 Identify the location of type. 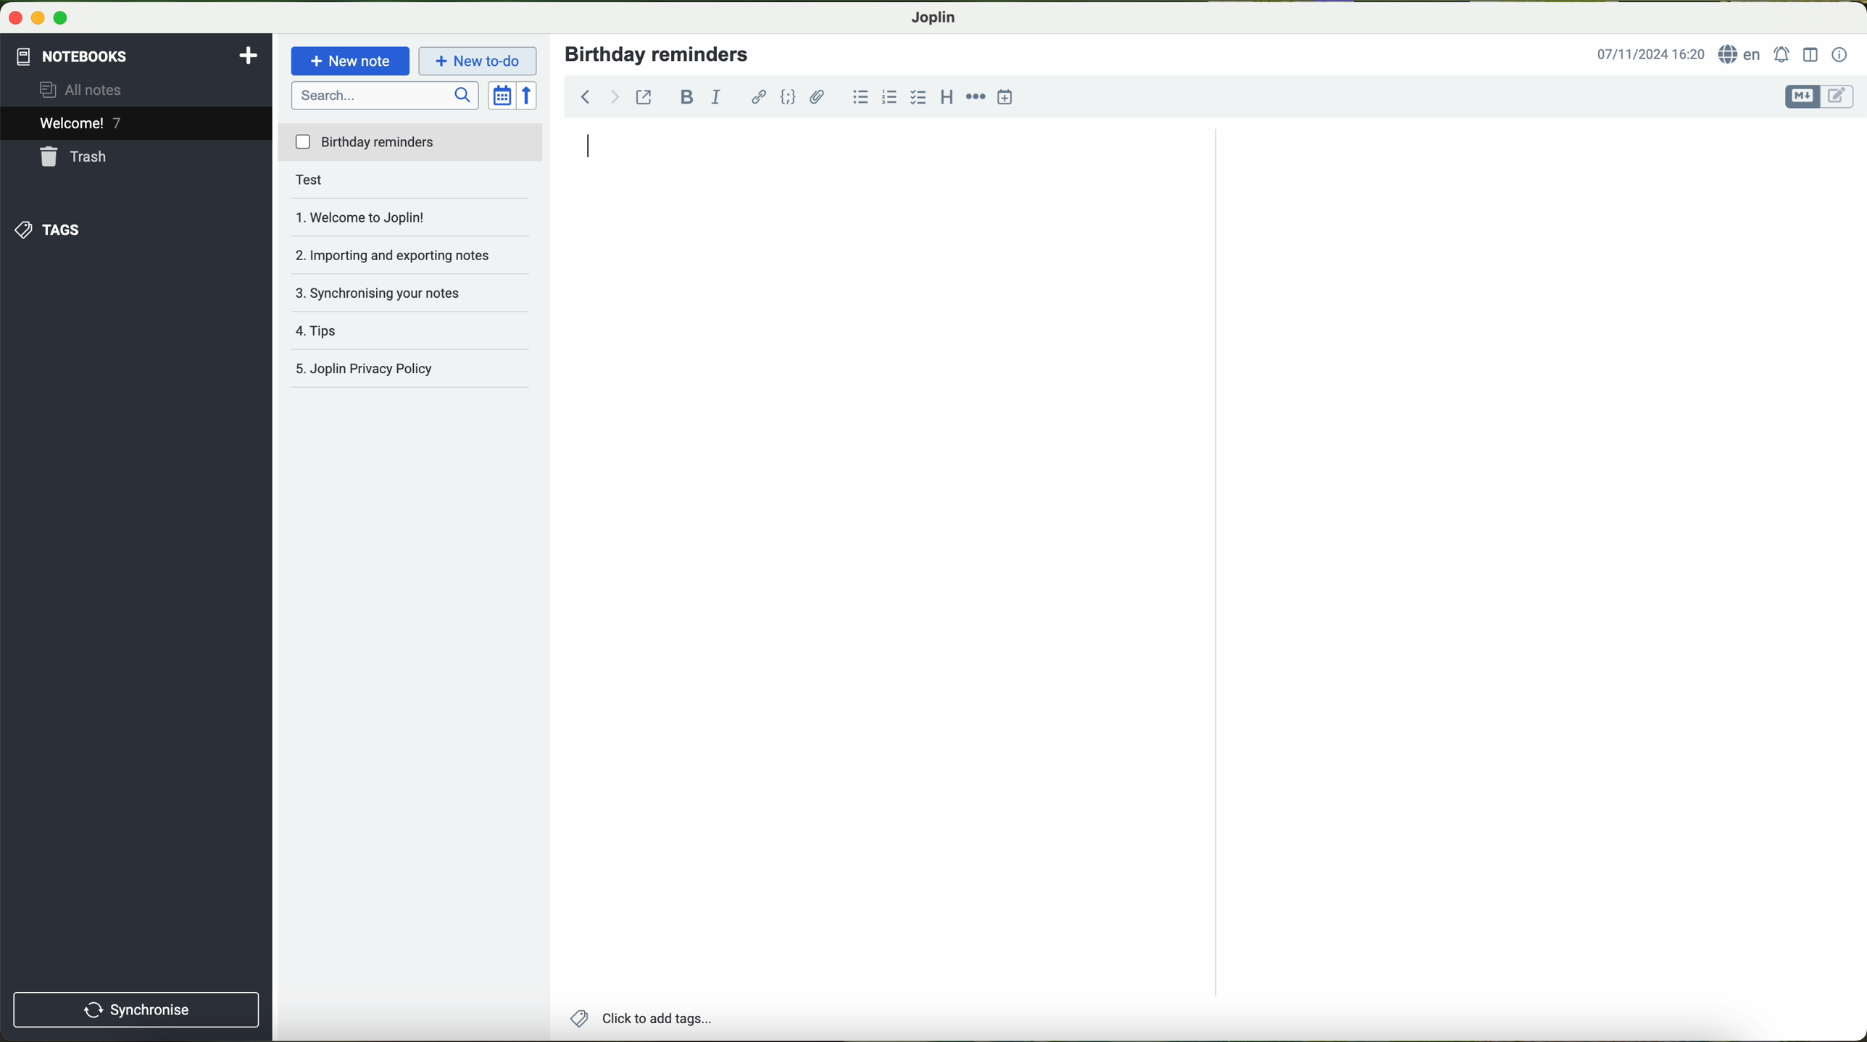
(589, 145).